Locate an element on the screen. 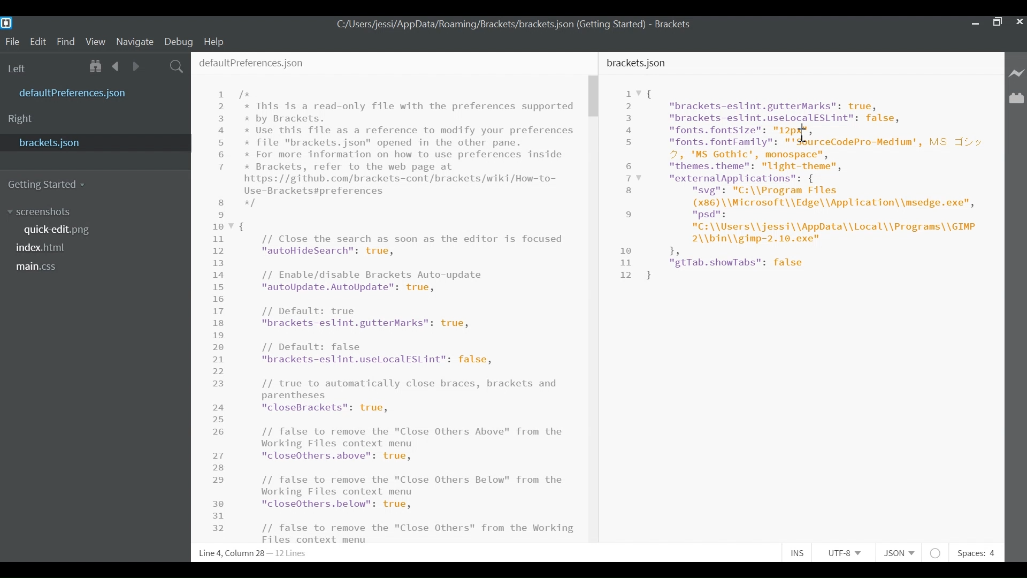 Image resolution: width=1027 pixels, height=578 pixels. Vertical Scroll bar is located at coordinates (593, 97).